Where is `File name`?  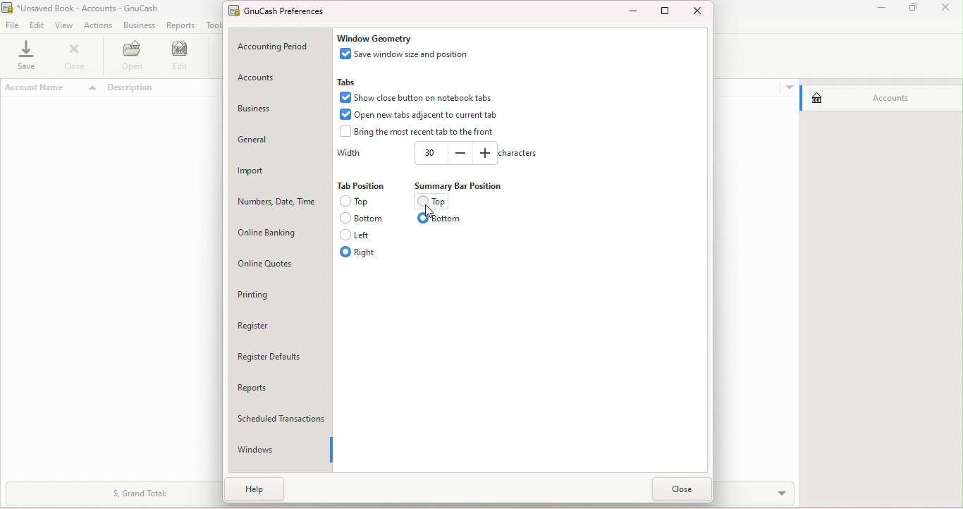 File name is located at coordinates (89, 8).